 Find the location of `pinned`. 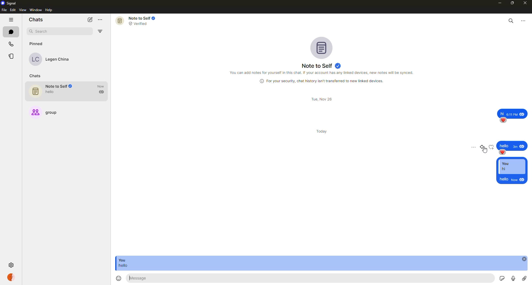

pinned is located at coordinates (36, 44).